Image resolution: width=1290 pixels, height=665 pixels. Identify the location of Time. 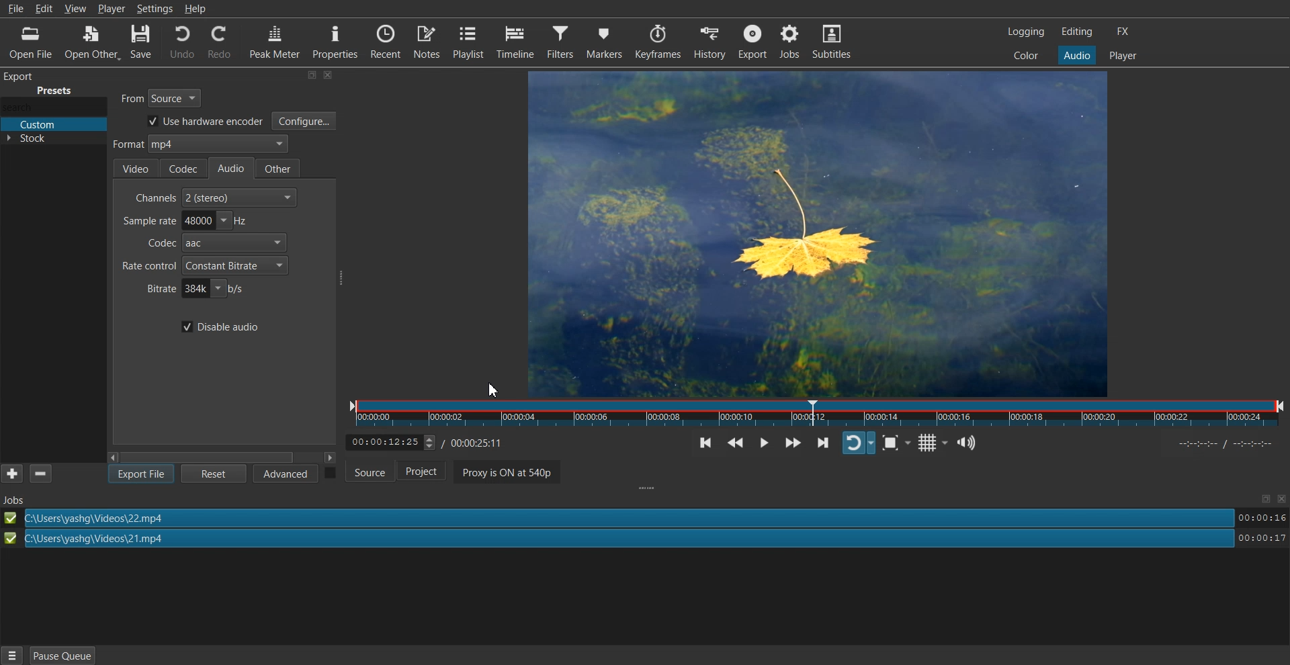
(427, 441).